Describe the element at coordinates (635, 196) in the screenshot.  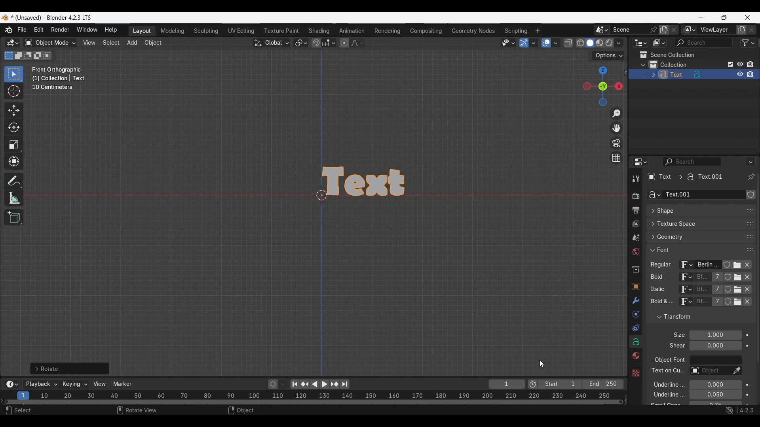
I see `Render` at that location.